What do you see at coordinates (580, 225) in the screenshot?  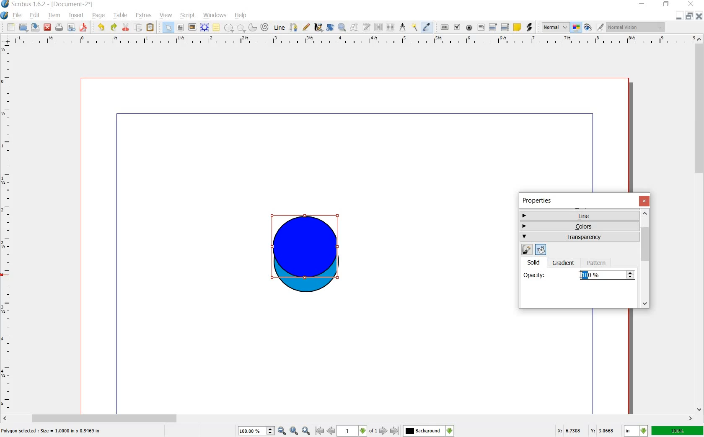 I see `colors` at bounding box center [580, 225].